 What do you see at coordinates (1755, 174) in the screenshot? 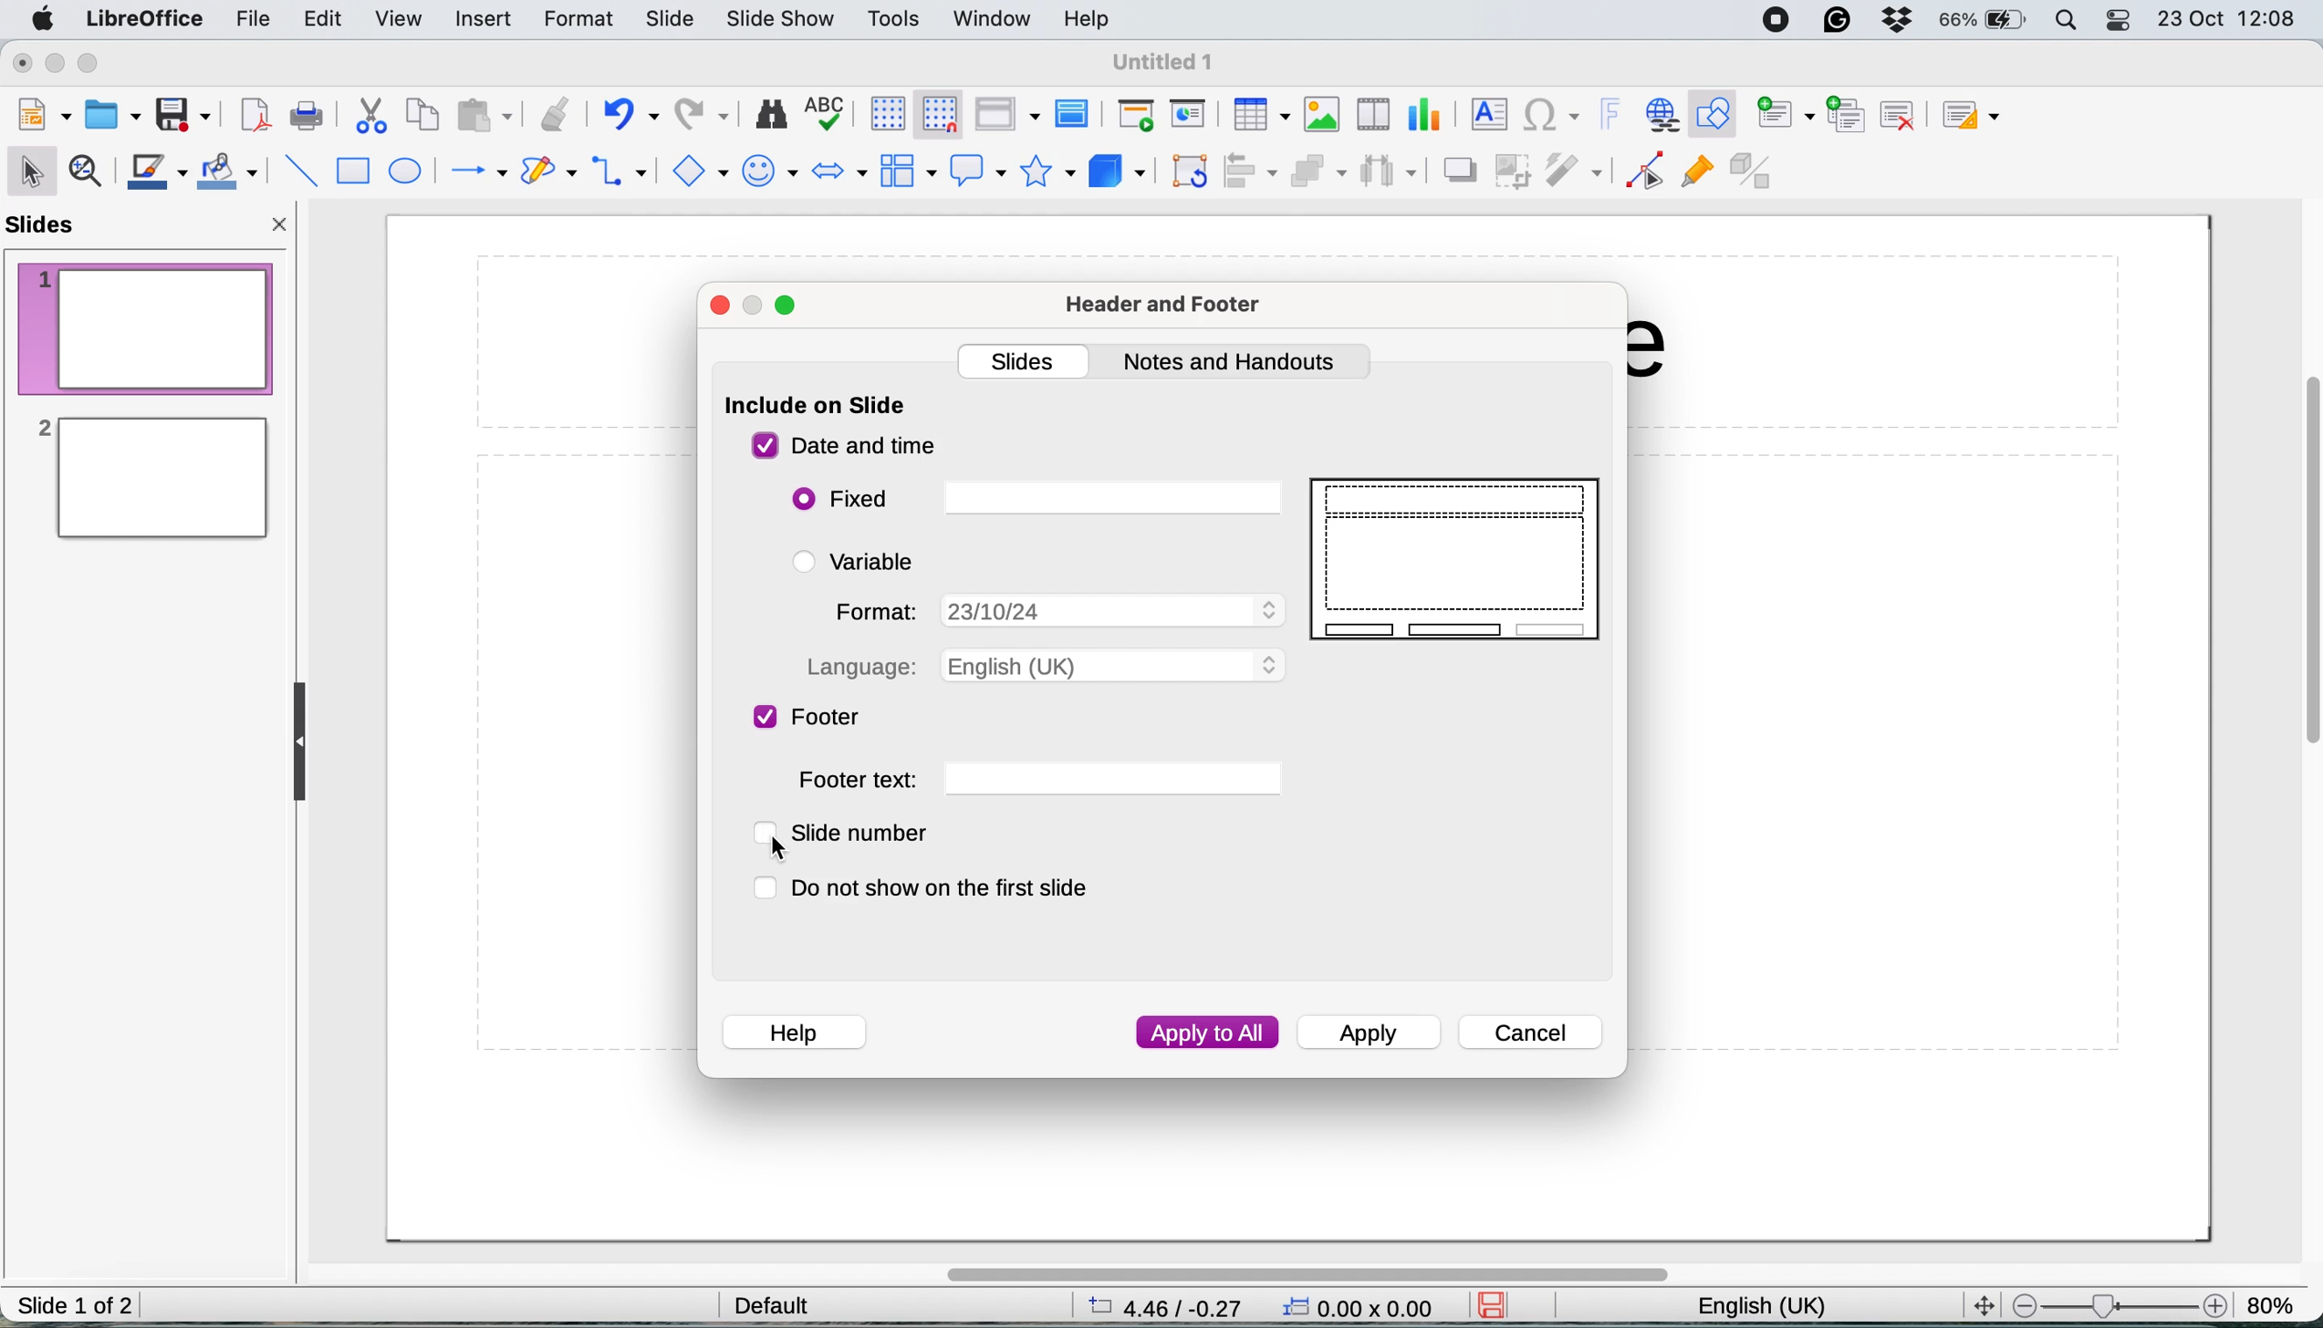
I see `toggle extrusion` at bounding box center [1755, 174].